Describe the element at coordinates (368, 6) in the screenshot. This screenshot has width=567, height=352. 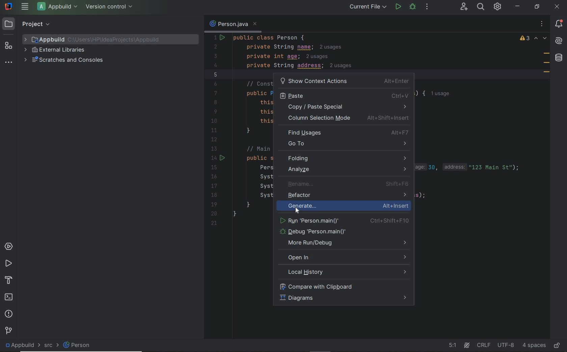
I see `run/debug configurations: current file` at that location.